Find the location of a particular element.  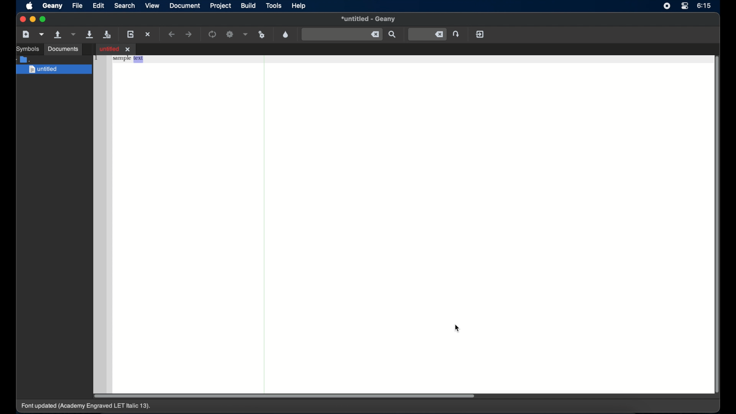

jump to entered line number is located at coordinates (427, 34).